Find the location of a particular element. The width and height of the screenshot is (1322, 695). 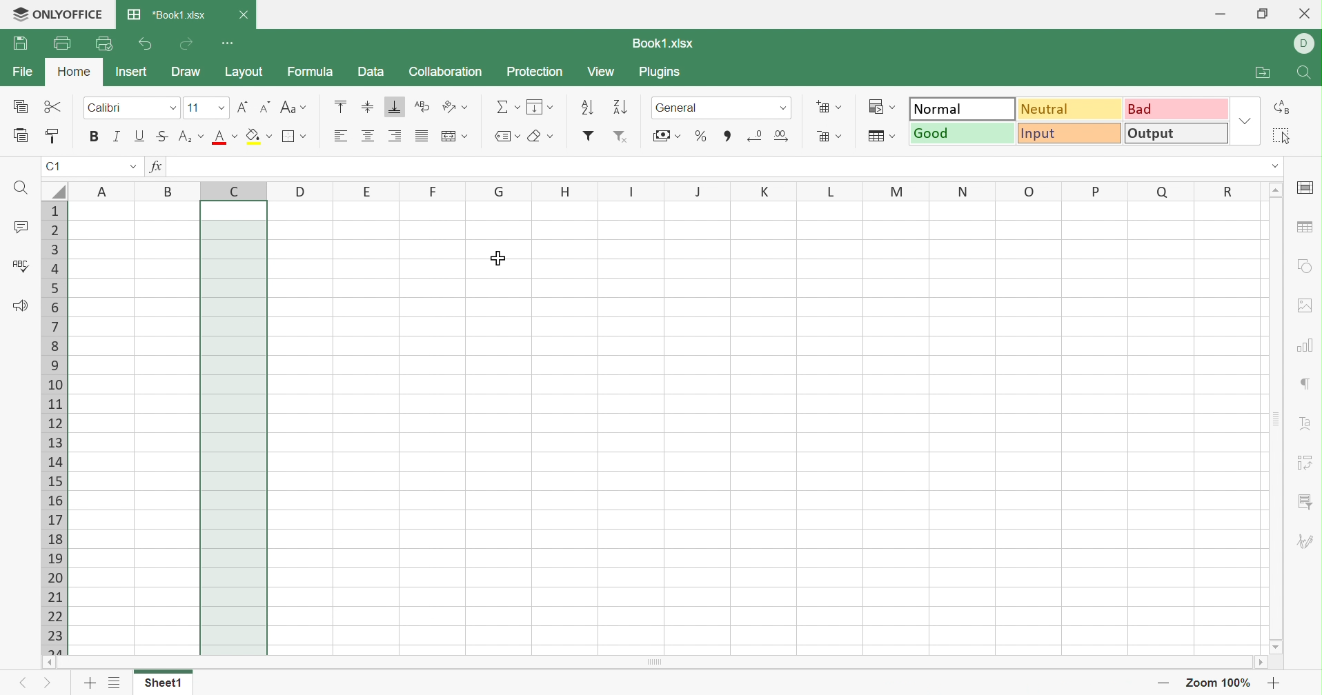

Drop Down is located at coordinates (464, 107).